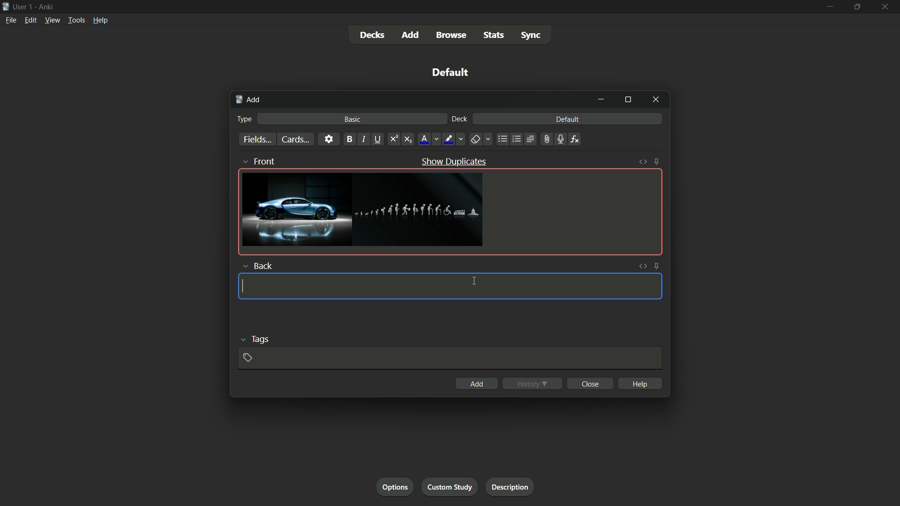 Image resolution: width=900 pixels, height=506 pixels. Describe the element at coordinates (829, 7) in the screenshot. I see `minimize` at that location.